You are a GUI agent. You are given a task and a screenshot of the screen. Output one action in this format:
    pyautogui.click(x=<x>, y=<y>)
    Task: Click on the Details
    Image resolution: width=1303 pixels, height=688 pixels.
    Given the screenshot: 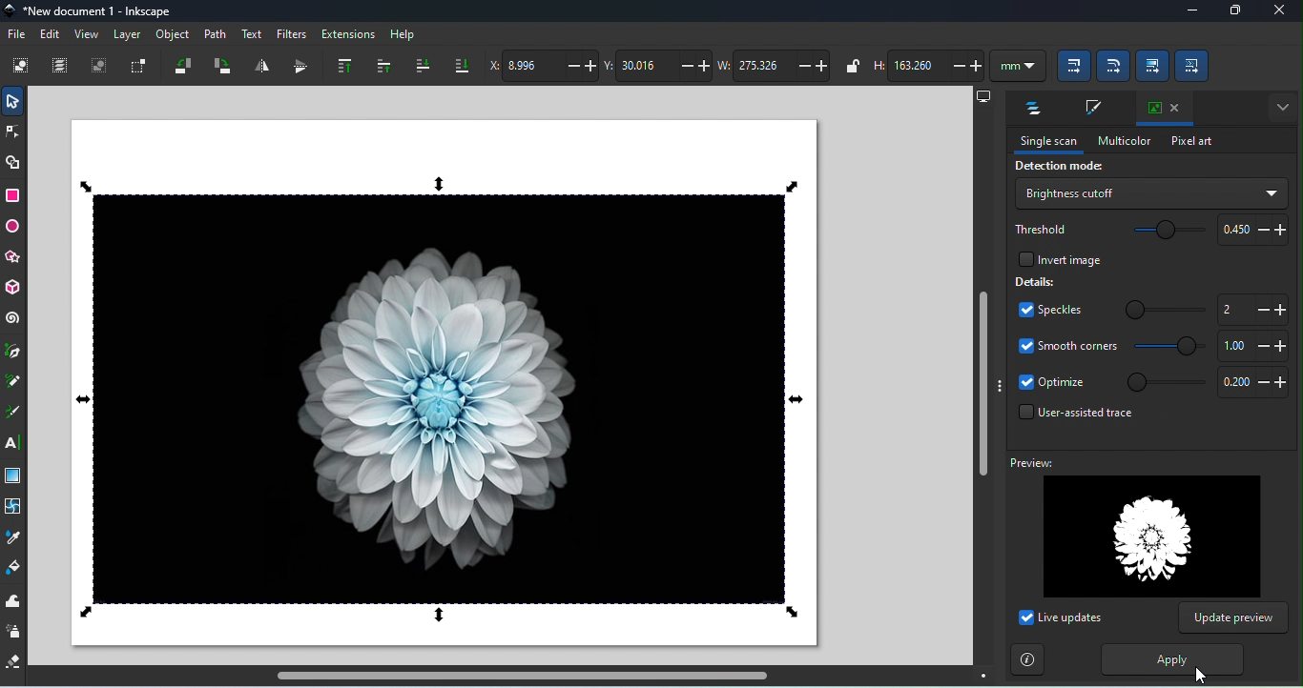 What is the action you would take?
    pyautogui.click(x=1036, y=283)
    